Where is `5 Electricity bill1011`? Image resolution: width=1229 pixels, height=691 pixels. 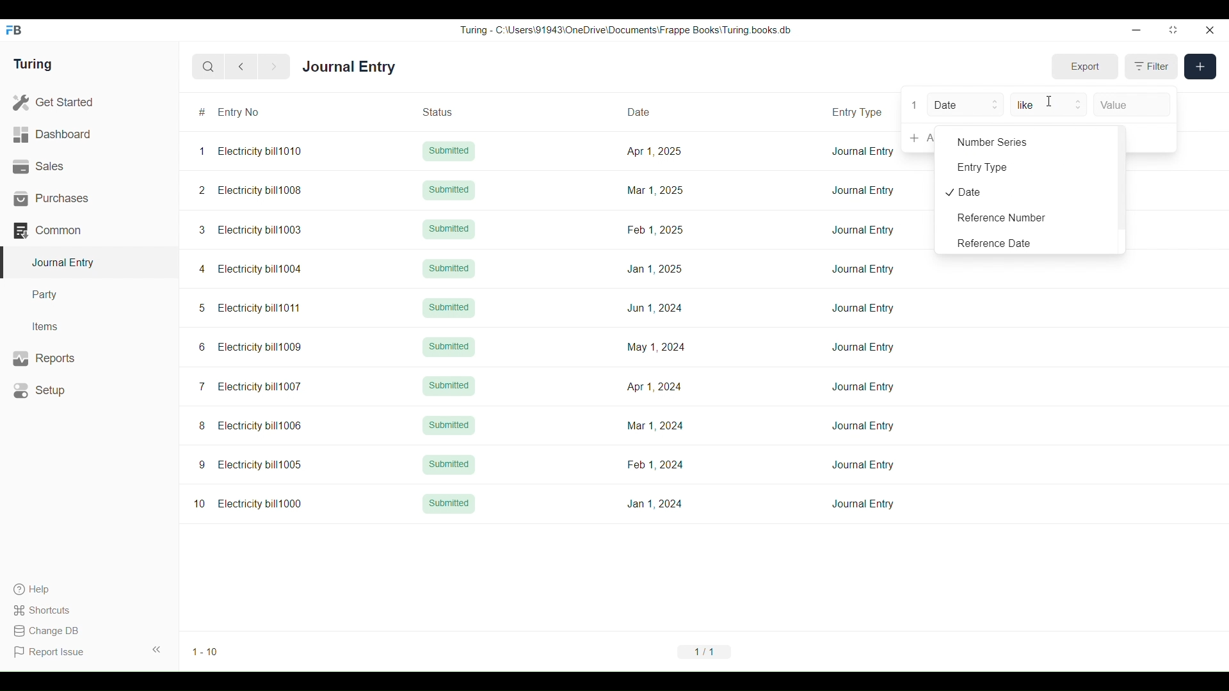 5 Electricity bill1011 is located at coordinates (249, 308).